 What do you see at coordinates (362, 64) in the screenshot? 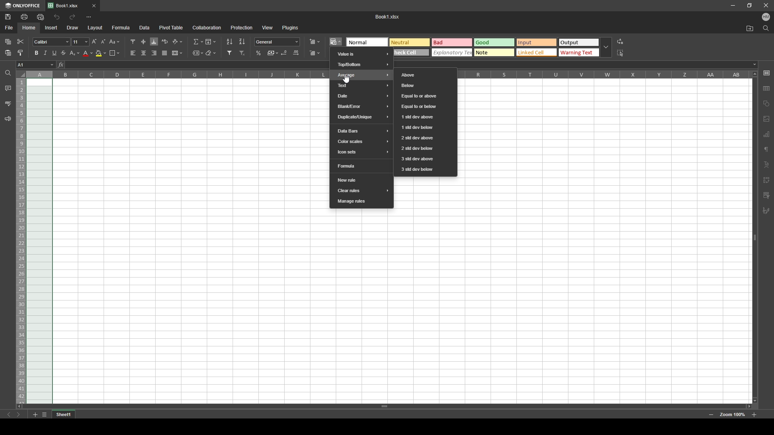
I see `top/bottom` at bounding box center [362, 64].